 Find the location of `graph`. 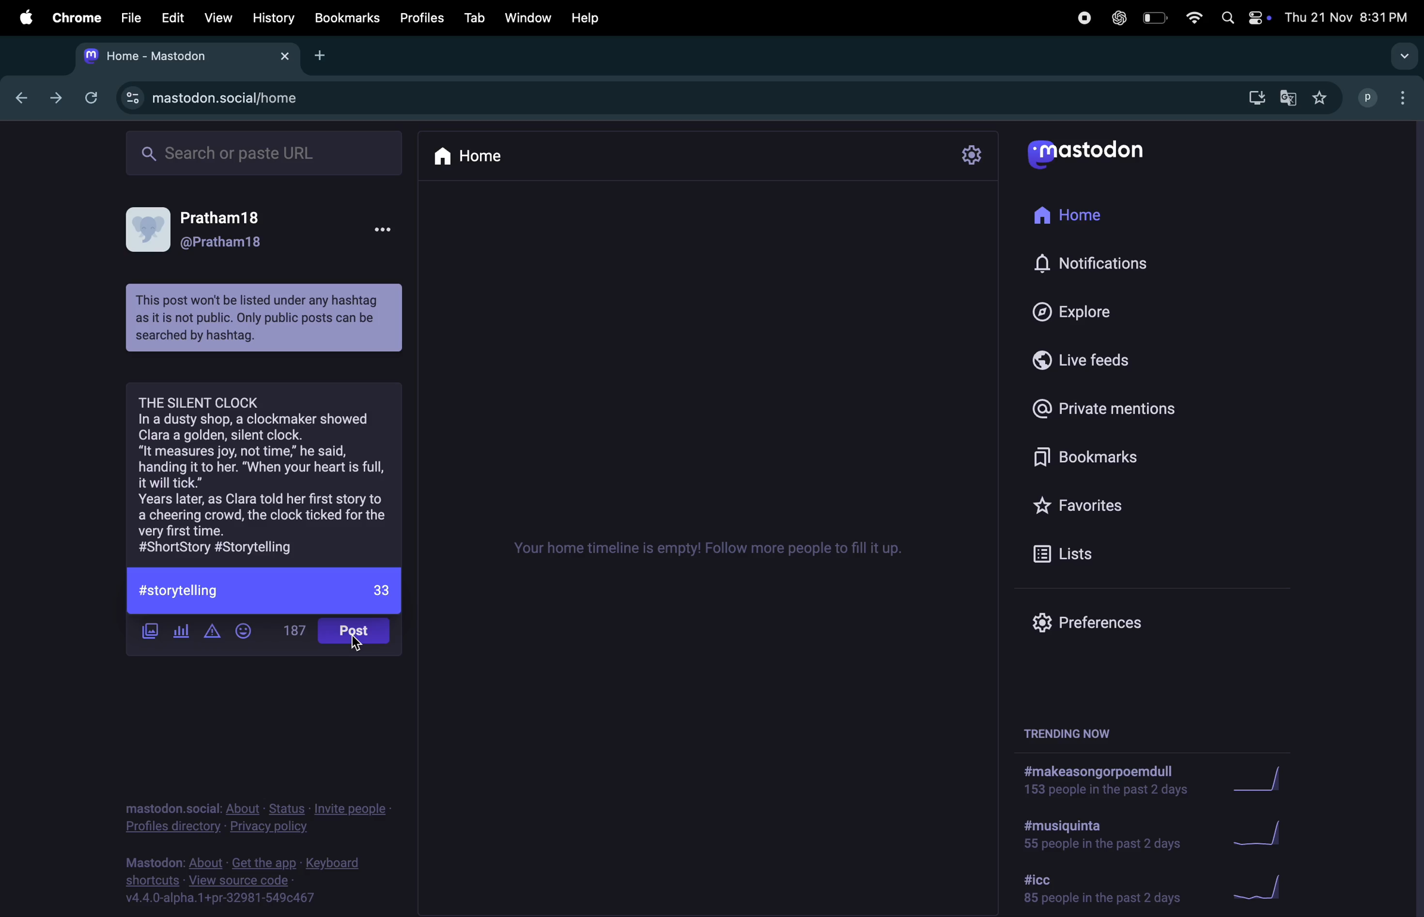

graph is located at coordinates (1263, 780).